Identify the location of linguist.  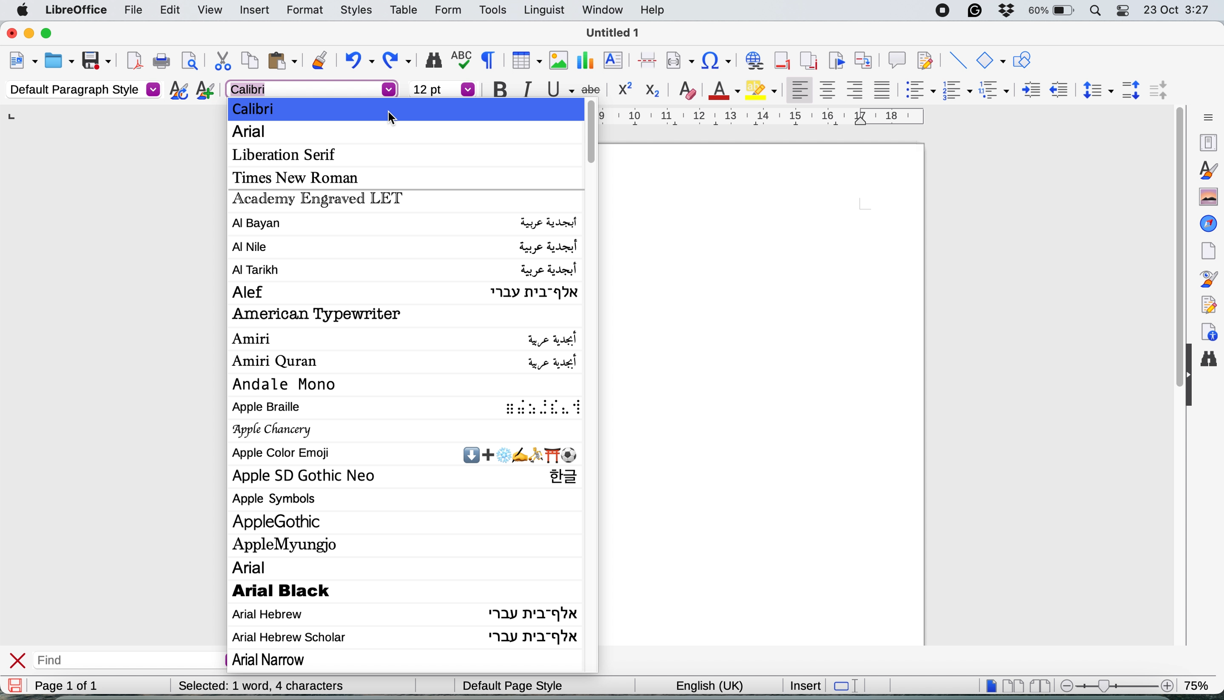
(541, 12).